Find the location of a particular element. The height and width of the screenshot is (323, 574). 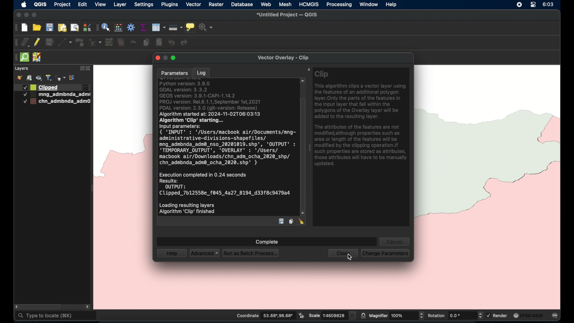

HCMGIS is located at coordinates (308, 4).